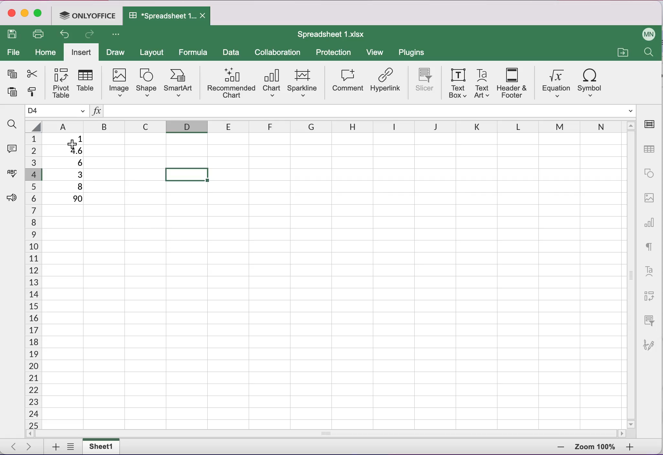 This screenshot has height=455, width=663. Describe the element at coordinates (375, 52) in the screenshot. I see `view` at that location.